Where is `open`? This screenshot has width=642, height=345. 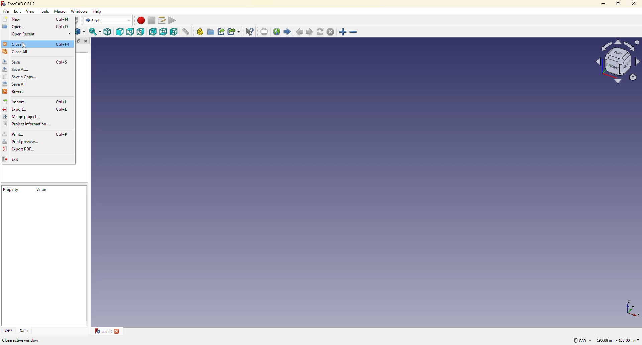
open is located at coordinates (13, 26).